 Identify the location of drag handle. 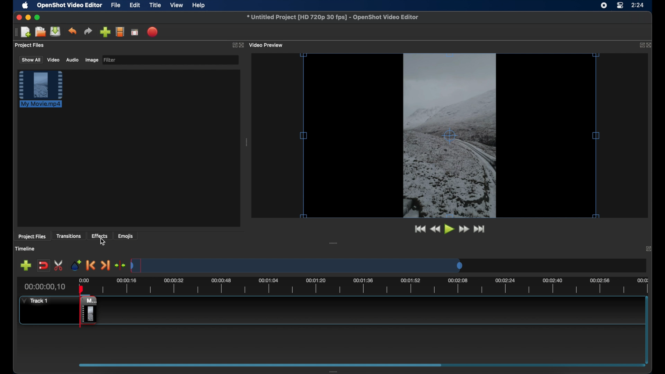
(334, 371).